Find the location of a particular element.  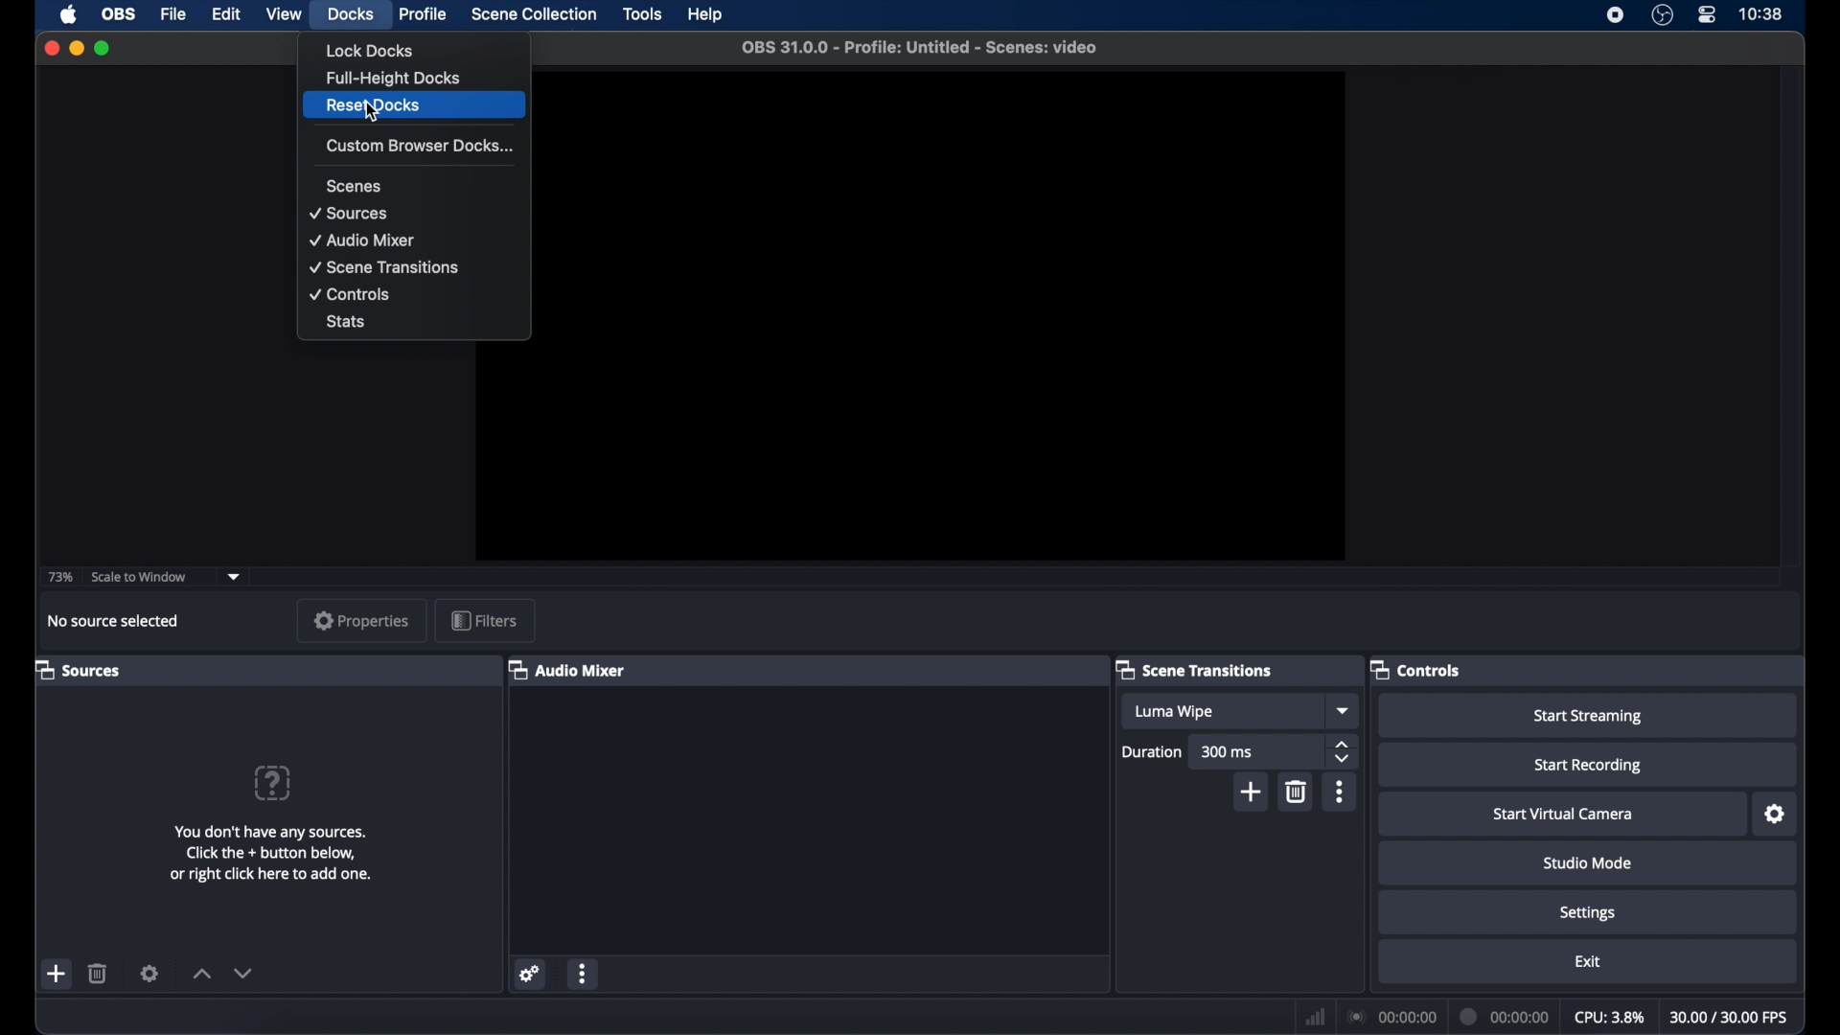

help is located at coordinates (274, 783).